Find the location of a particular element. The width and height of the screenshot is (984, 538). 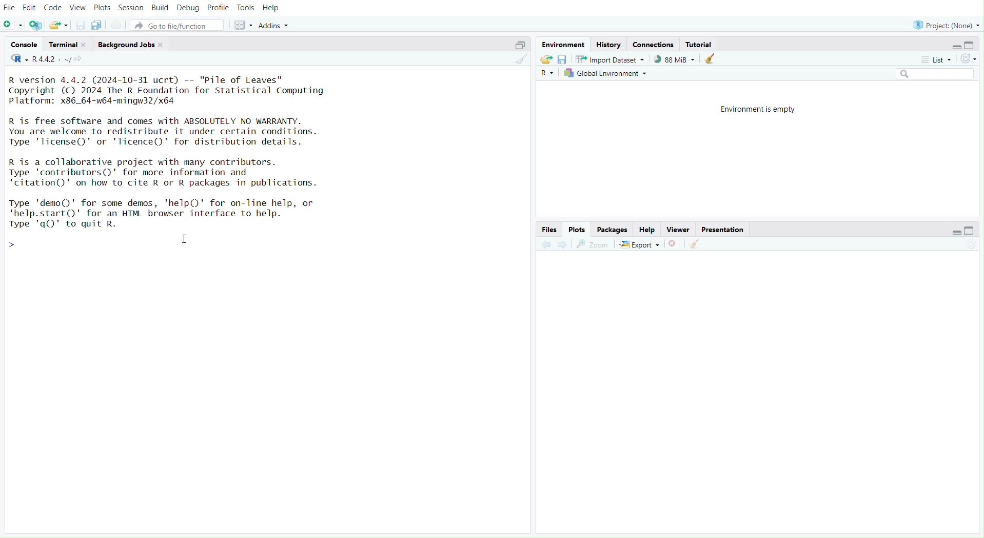

Viewer is located at coordinates (678, 230).